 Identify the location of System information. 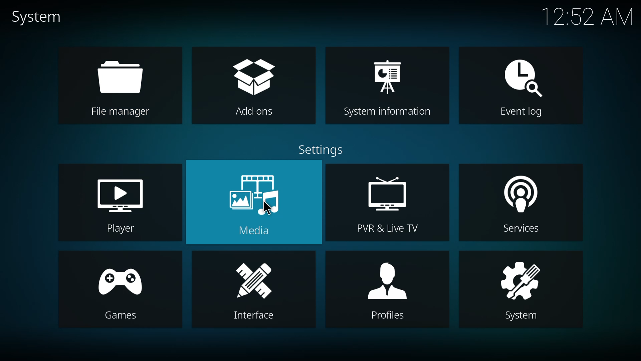
(388, 111).